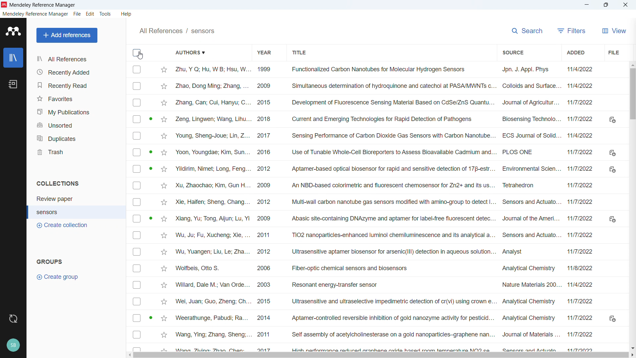  Describe the element at coordinates (105, 14) in the screenshot. I see `tools` at that location.